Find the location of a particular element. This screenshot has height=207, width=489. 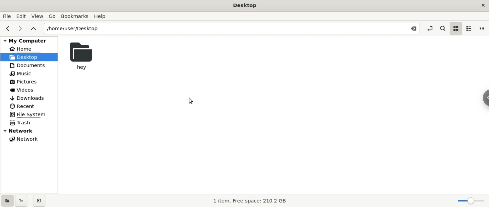

compact view is located at coordinates (483, 28).